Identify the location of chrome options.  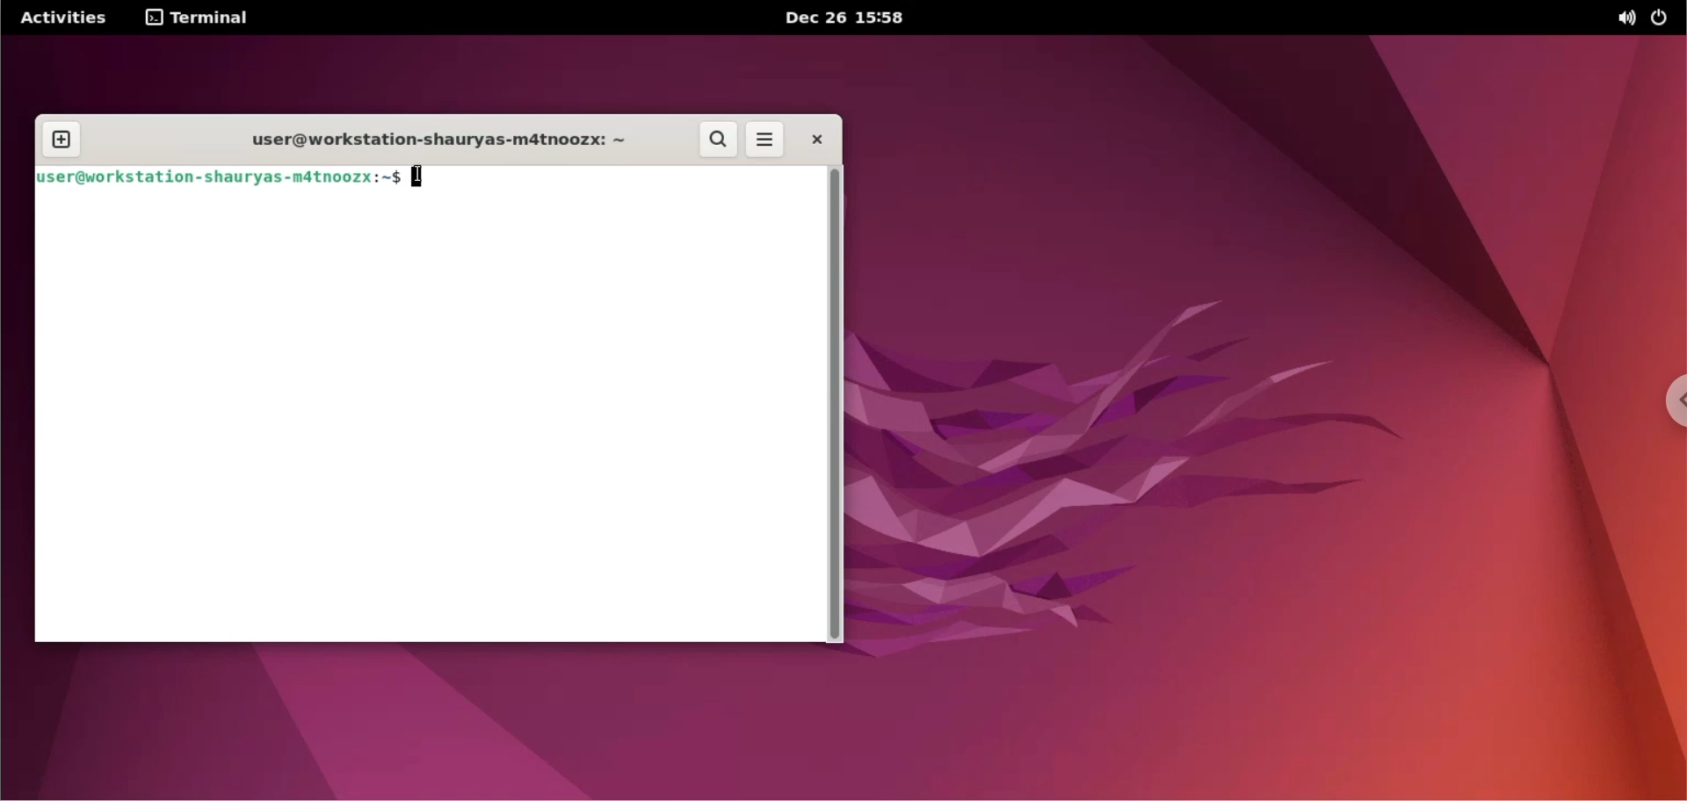
(1672, 404).